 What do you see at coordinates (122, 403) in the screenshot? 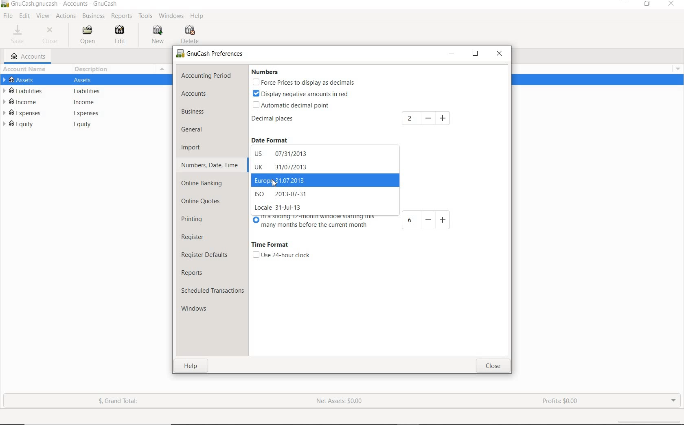
I see `GRAND TOTAL` at bounding box center [122, 403].